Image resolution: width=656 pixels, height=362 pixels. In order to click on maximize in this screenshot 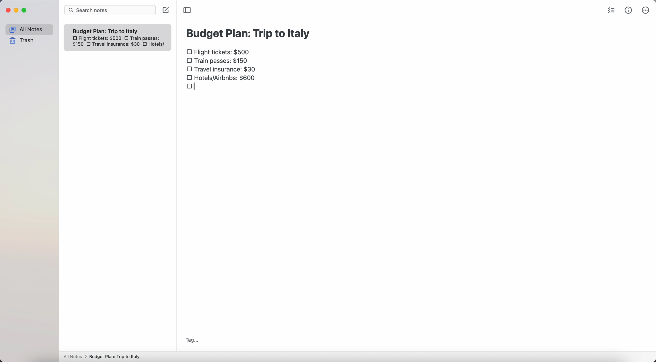, I will do `click(25, 10)`.